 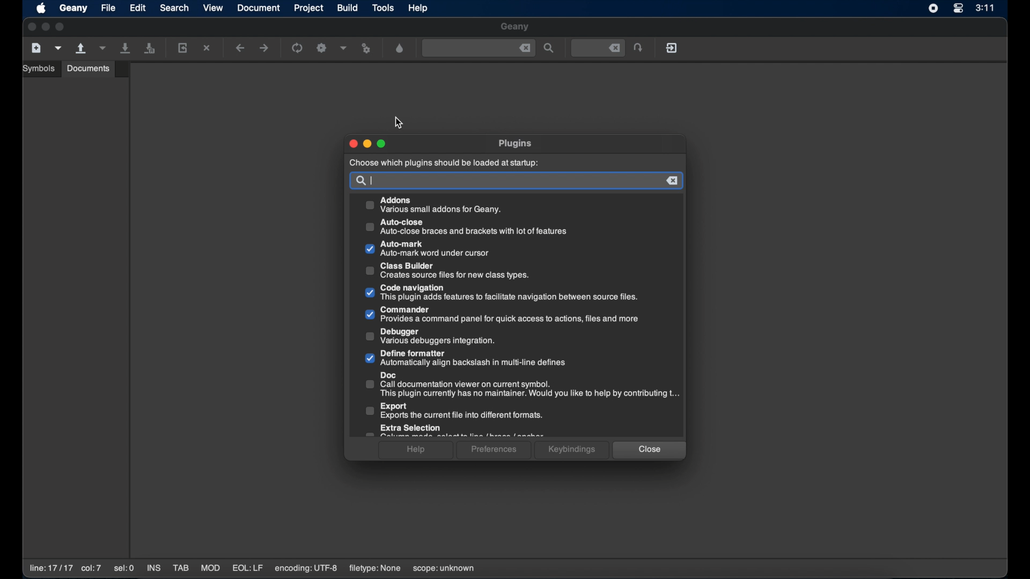 I want to click on Code navigation This plugin adds features to facilitate navigation between source files., so click(x=502, y=293).